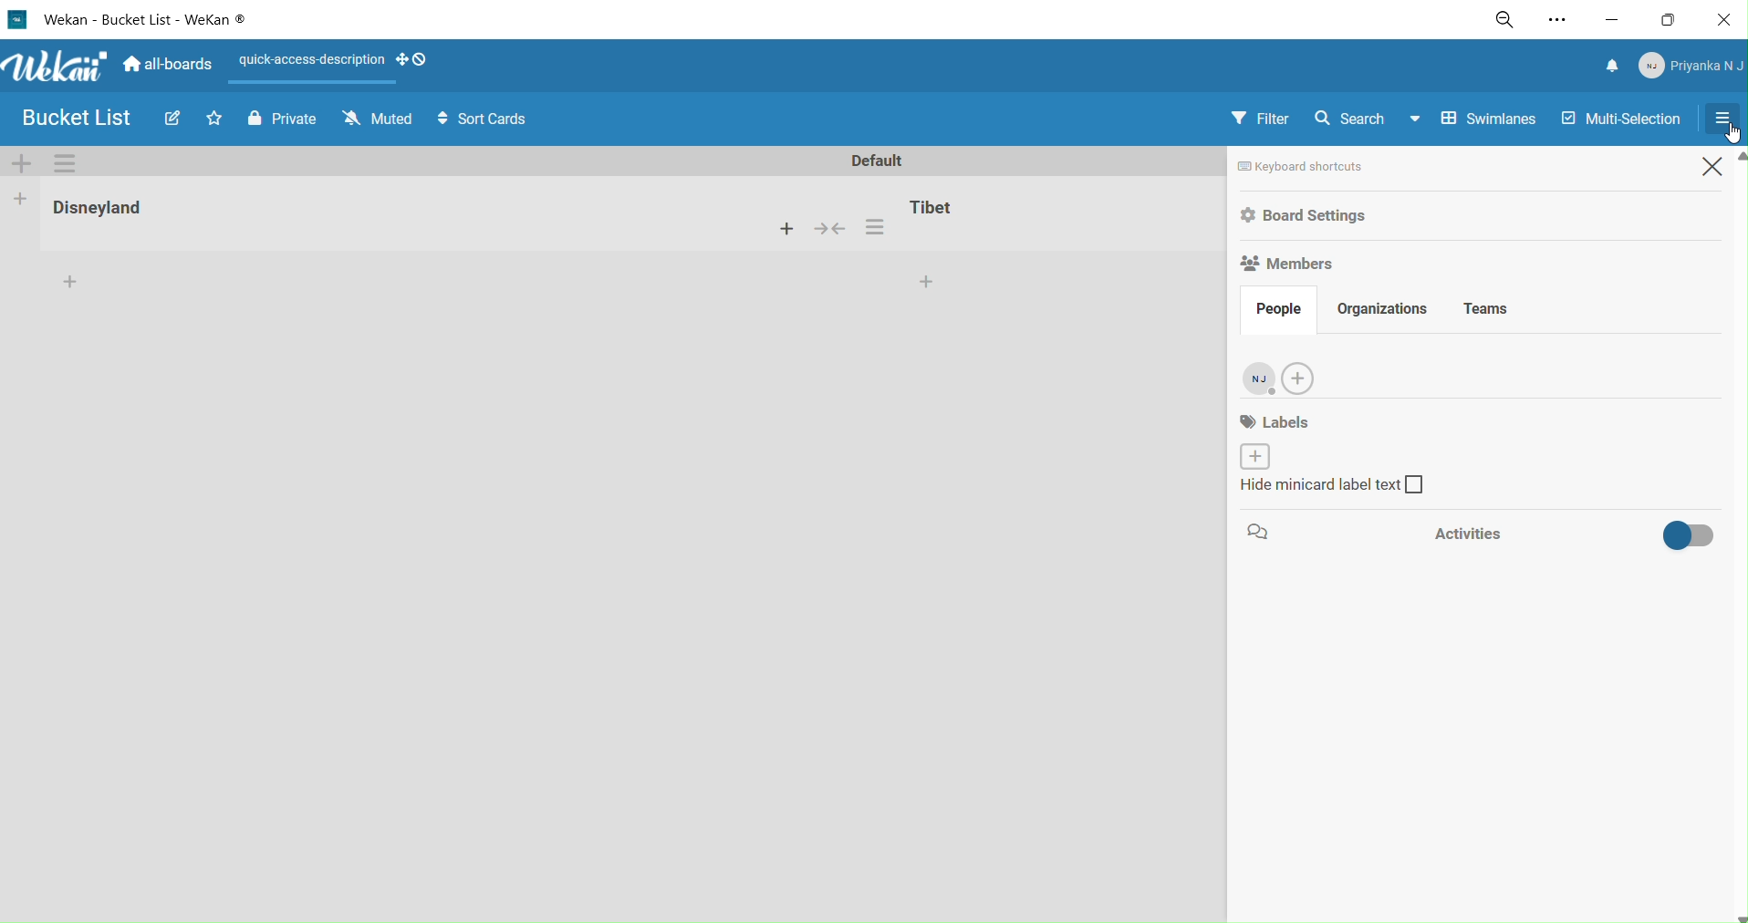  I want to click on home, so click(178, 62).